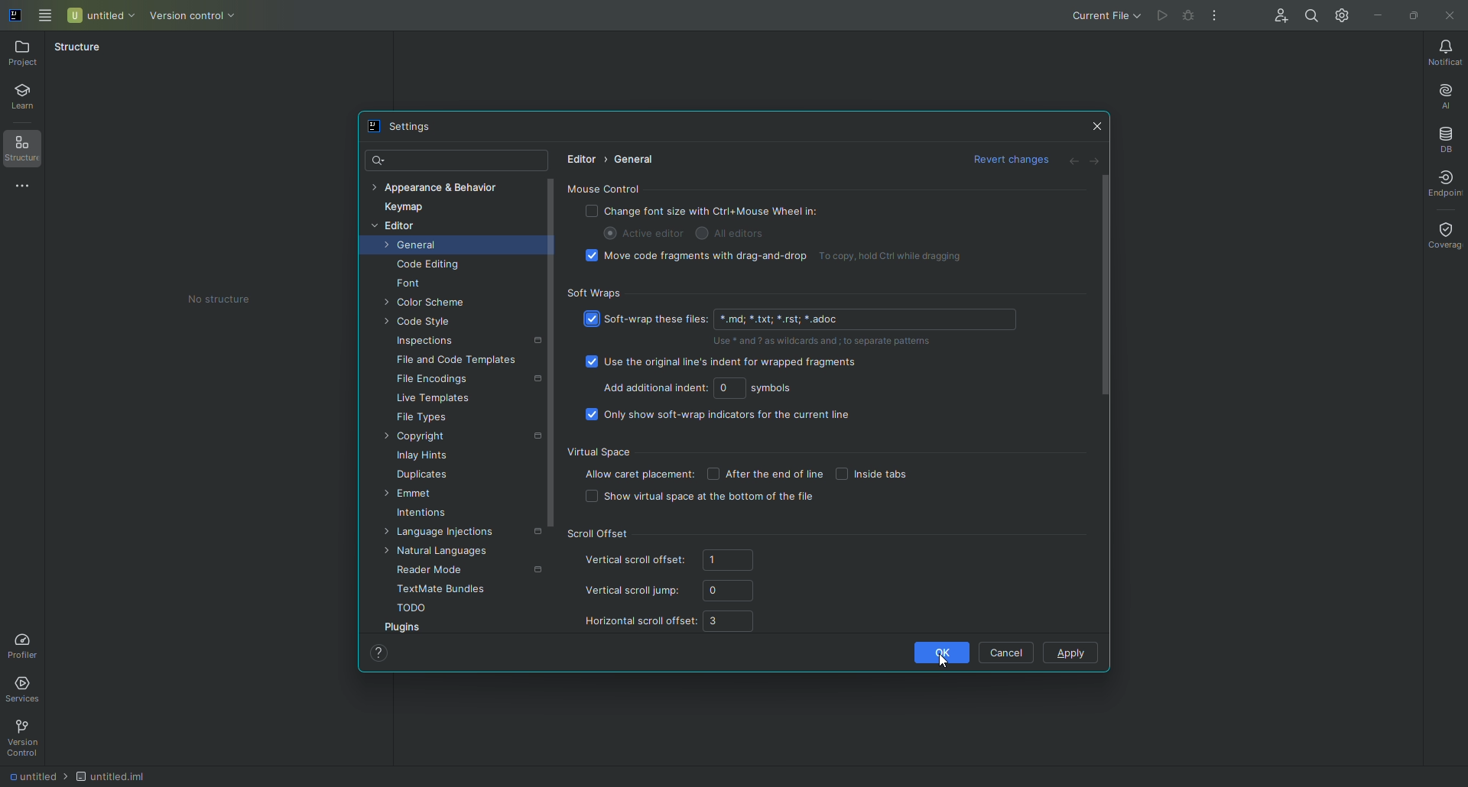  What do you see at coordinates (644, 233) in the screenshot?
I see `Active editor` at bounding box center [644, 233].